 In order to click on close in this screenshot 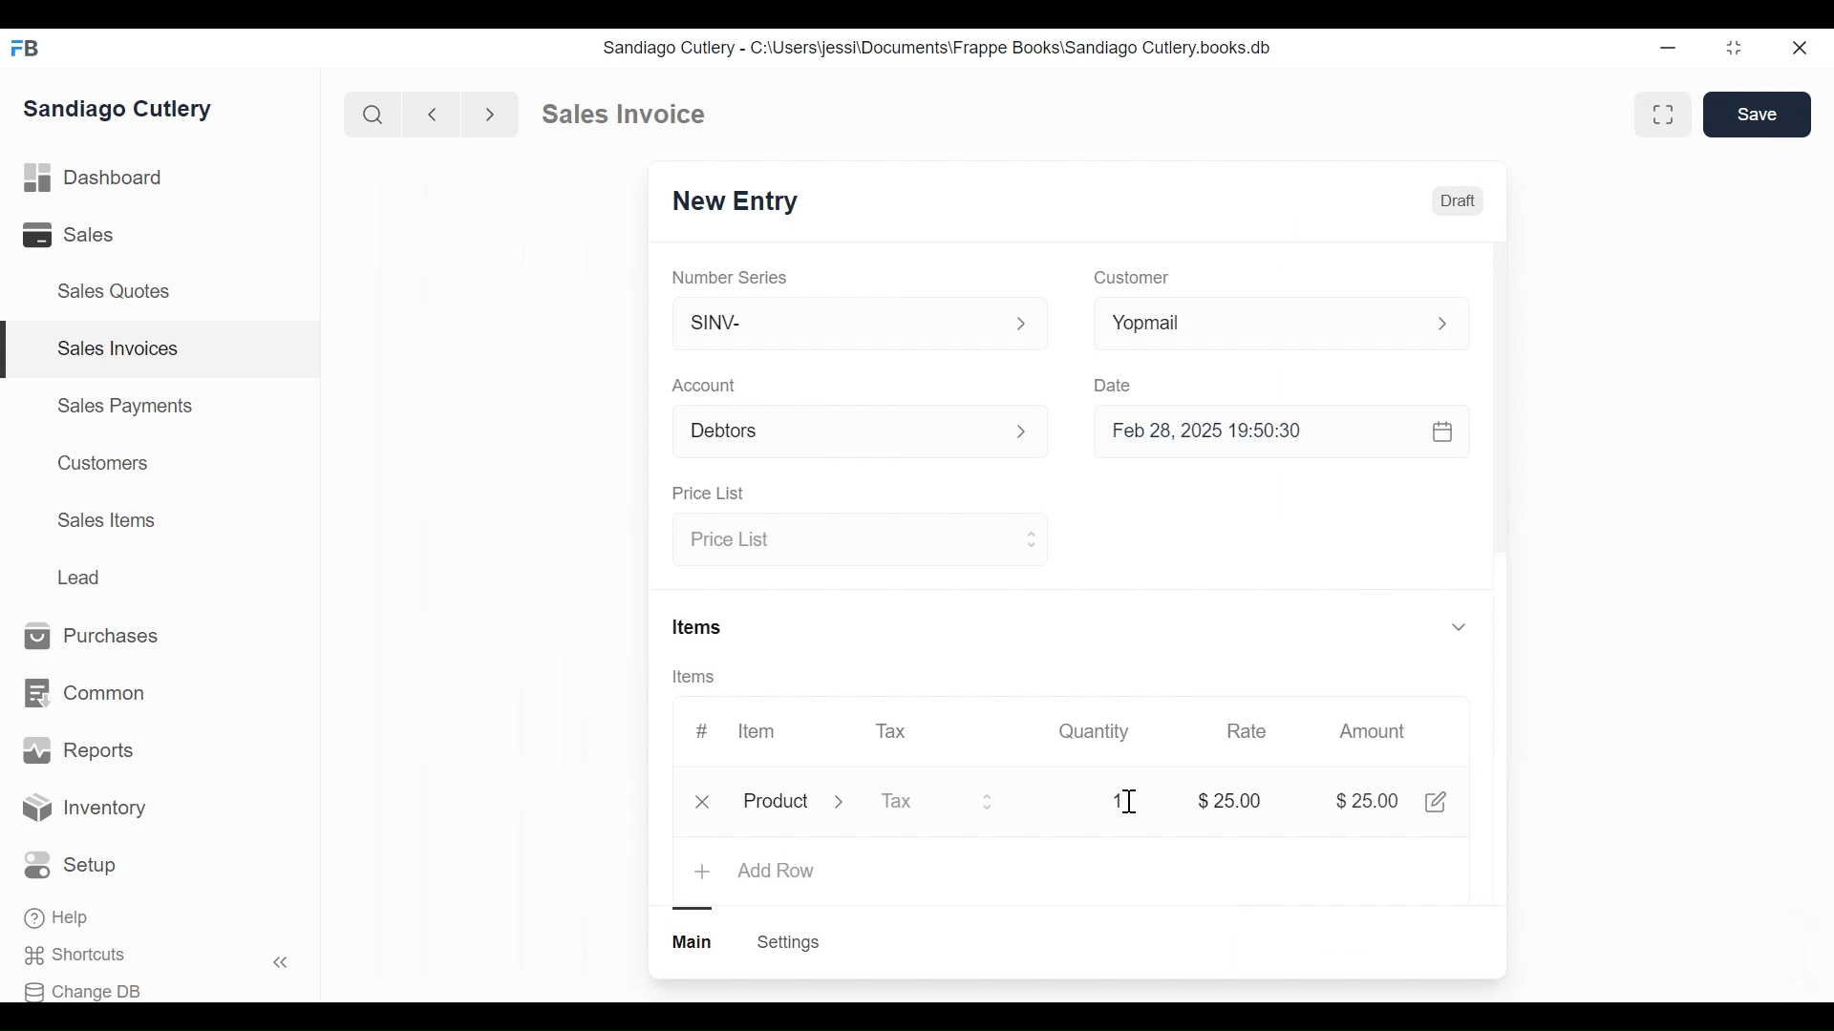, I will do `click(1802, 49)`.